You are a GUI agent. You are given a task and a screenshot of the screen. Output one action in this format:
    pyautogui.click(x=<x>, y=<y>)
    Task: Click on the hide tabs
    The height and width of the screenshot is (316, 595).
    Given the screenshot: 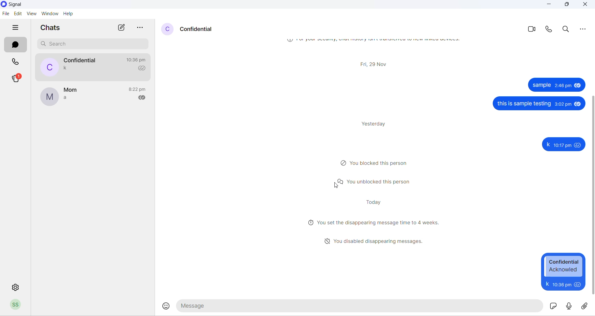 What is the action you would take?
    pyautogui.click(x=18, y=28)
    